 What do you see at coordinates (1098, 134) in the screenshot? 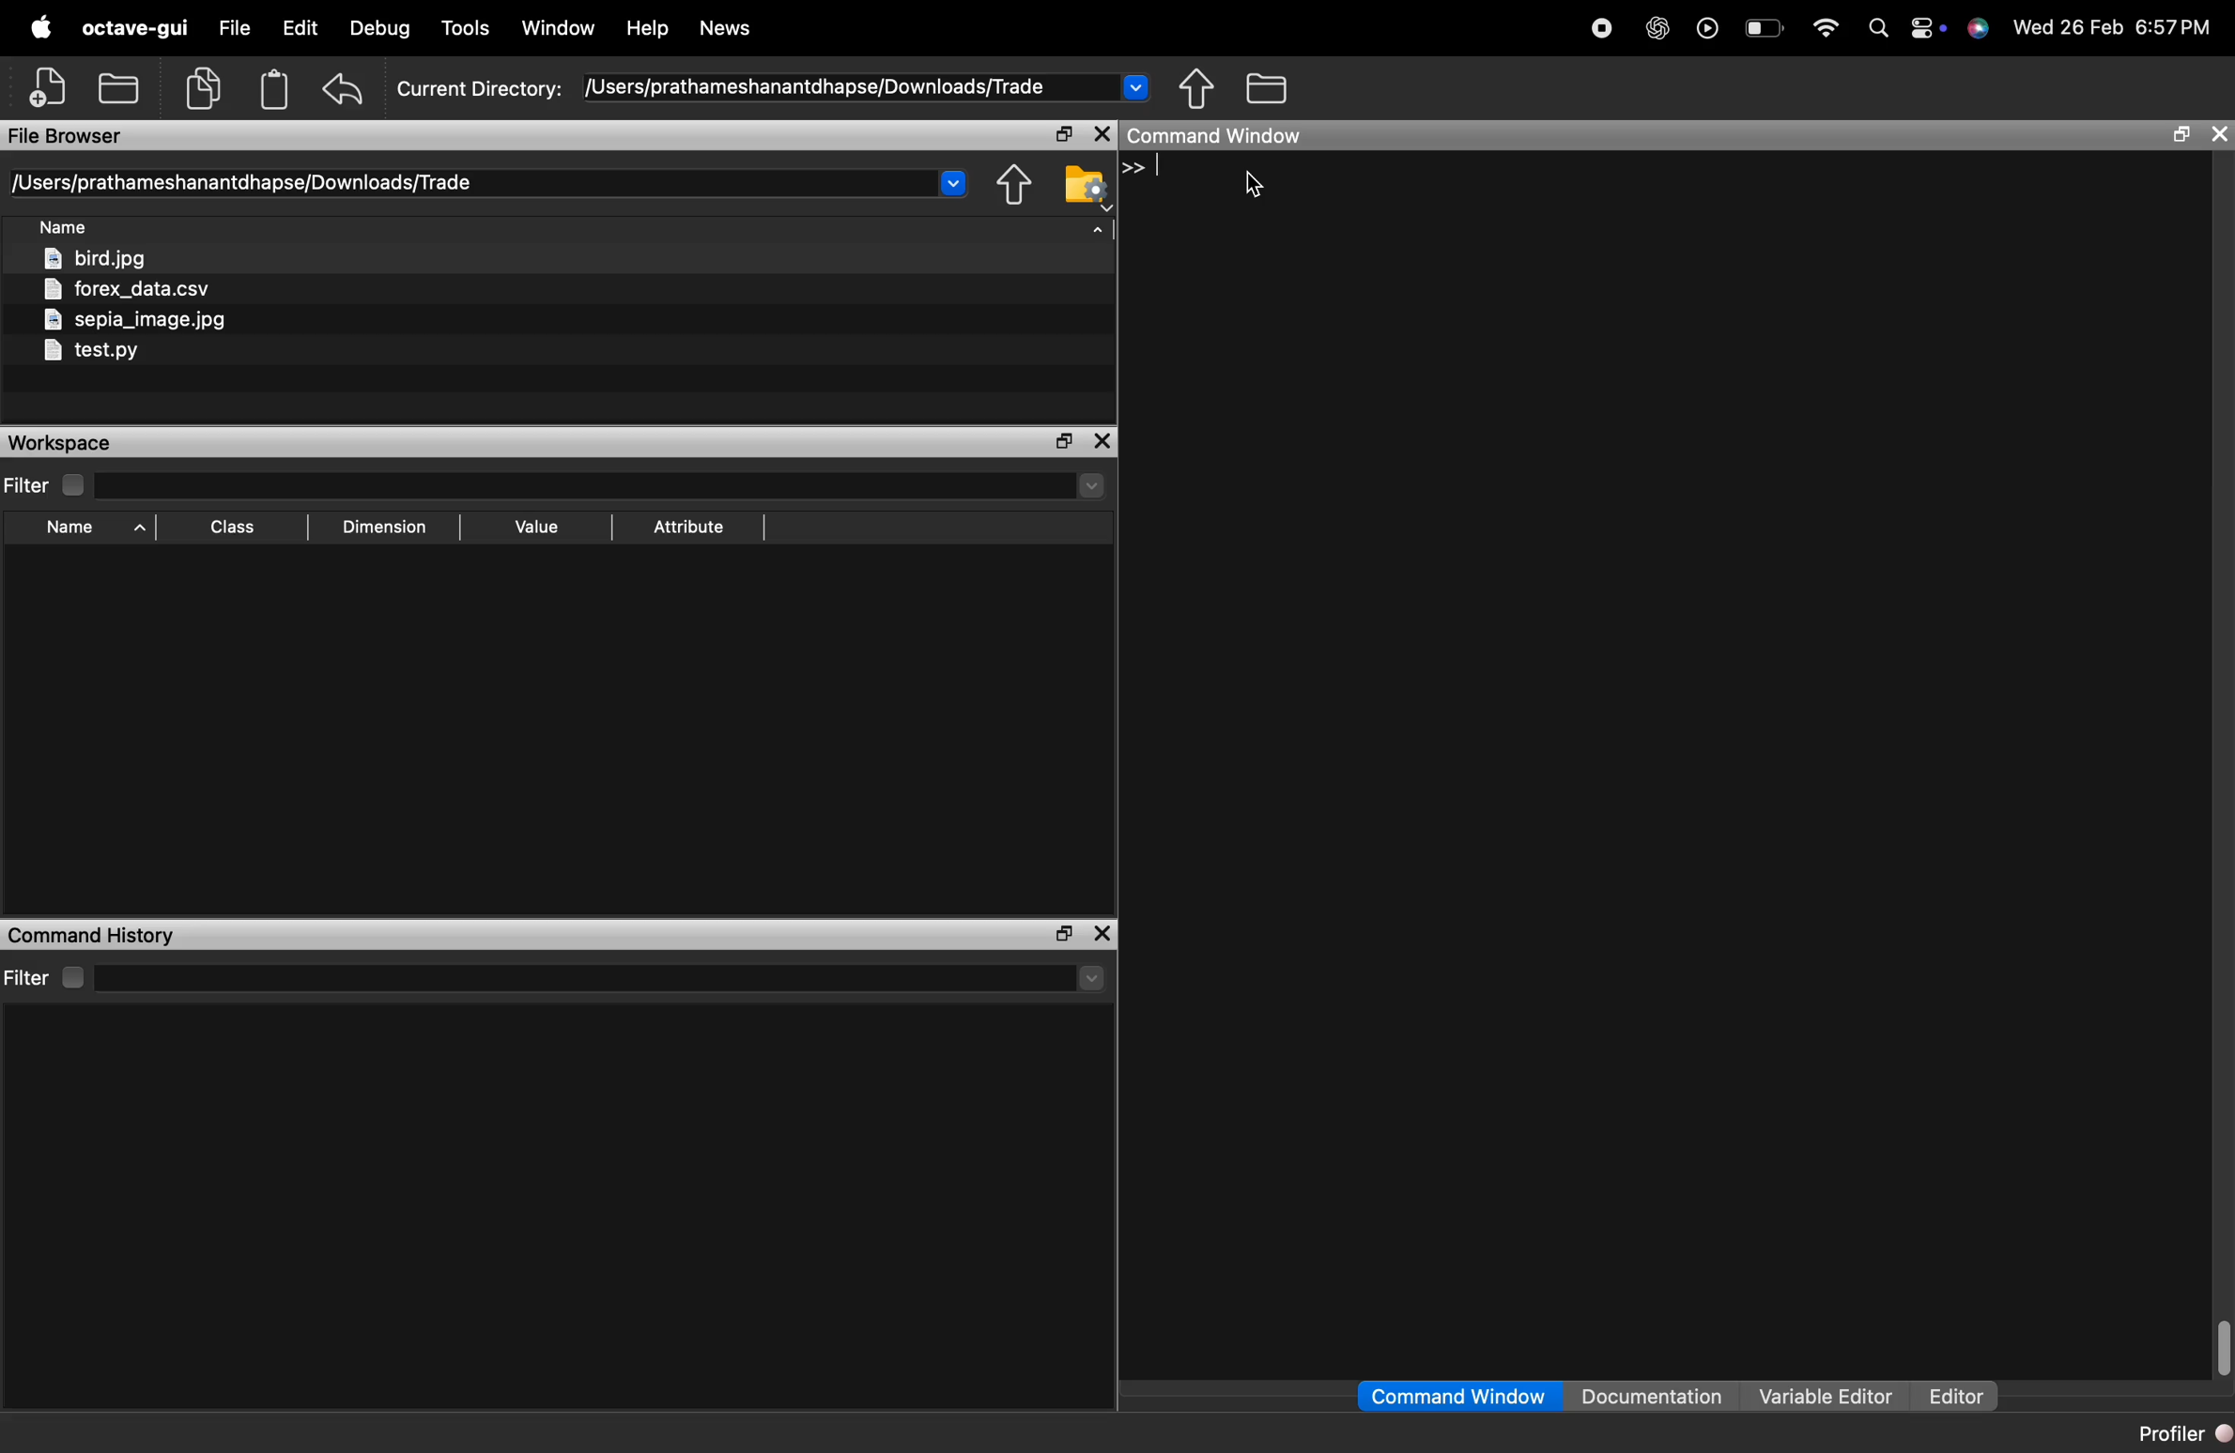
I see `close` at bounding box center [1098, 134].